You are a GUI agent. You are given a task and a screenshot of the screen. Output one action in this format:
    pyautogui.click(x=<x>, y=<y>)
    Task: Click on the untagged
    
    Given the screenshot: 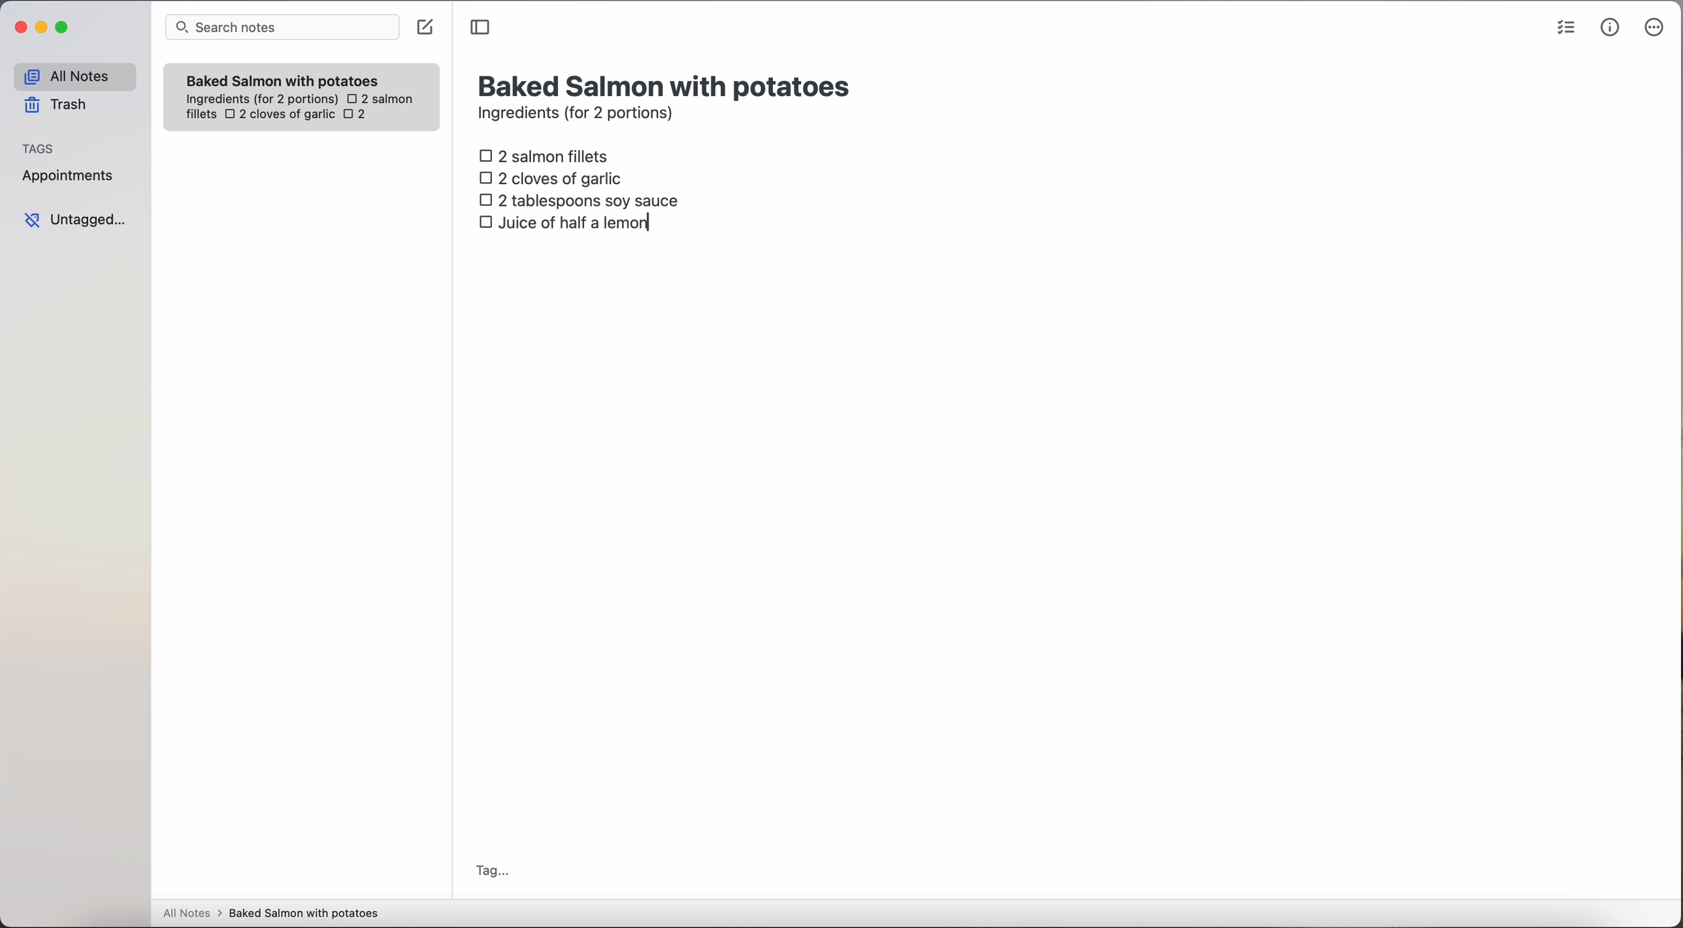 What is the action you would take?
    pyautogui.click(x=76, y=219)
    